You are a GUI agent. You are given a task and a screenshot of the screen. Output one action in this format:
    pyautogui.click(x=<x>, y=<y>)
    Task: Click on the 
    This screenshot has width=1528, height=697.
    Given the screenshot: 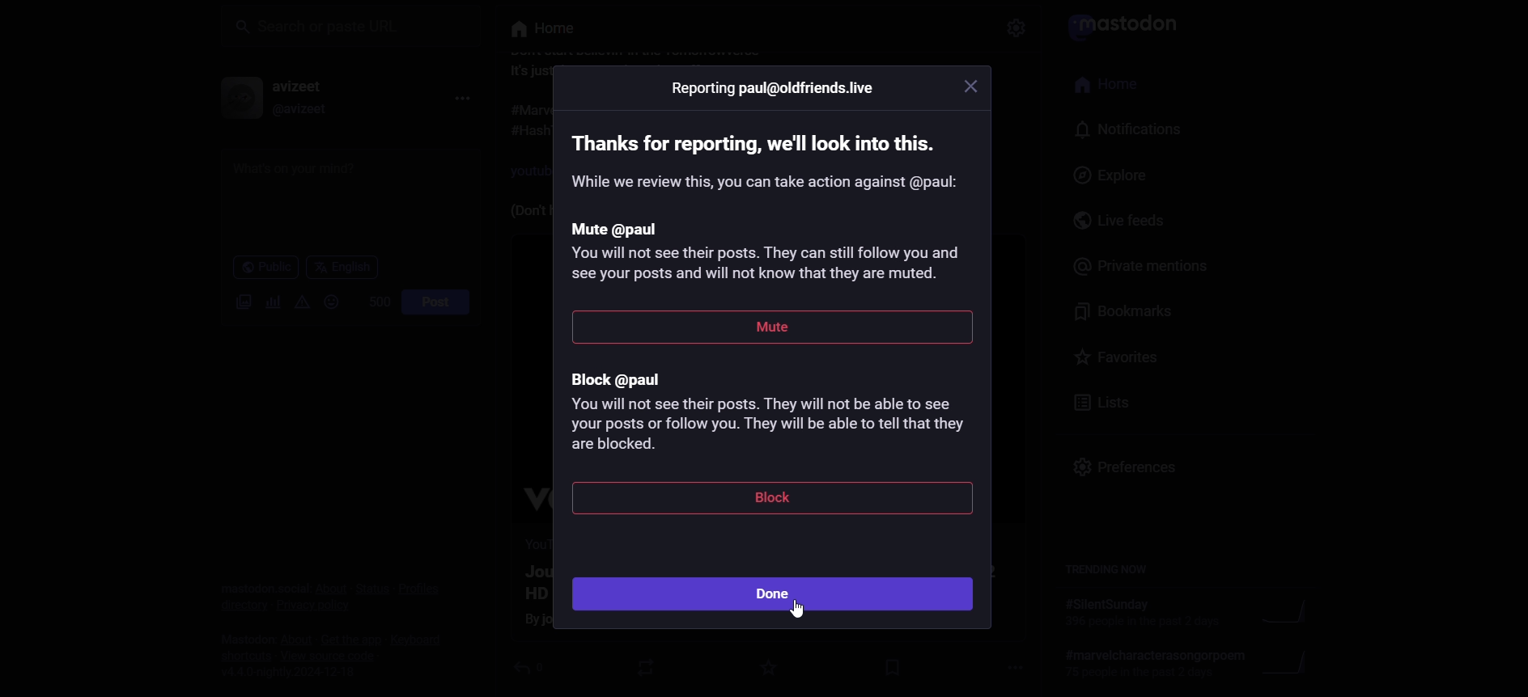 What is the action you would take?
    pyautogui.click(x=773, y=90)
    